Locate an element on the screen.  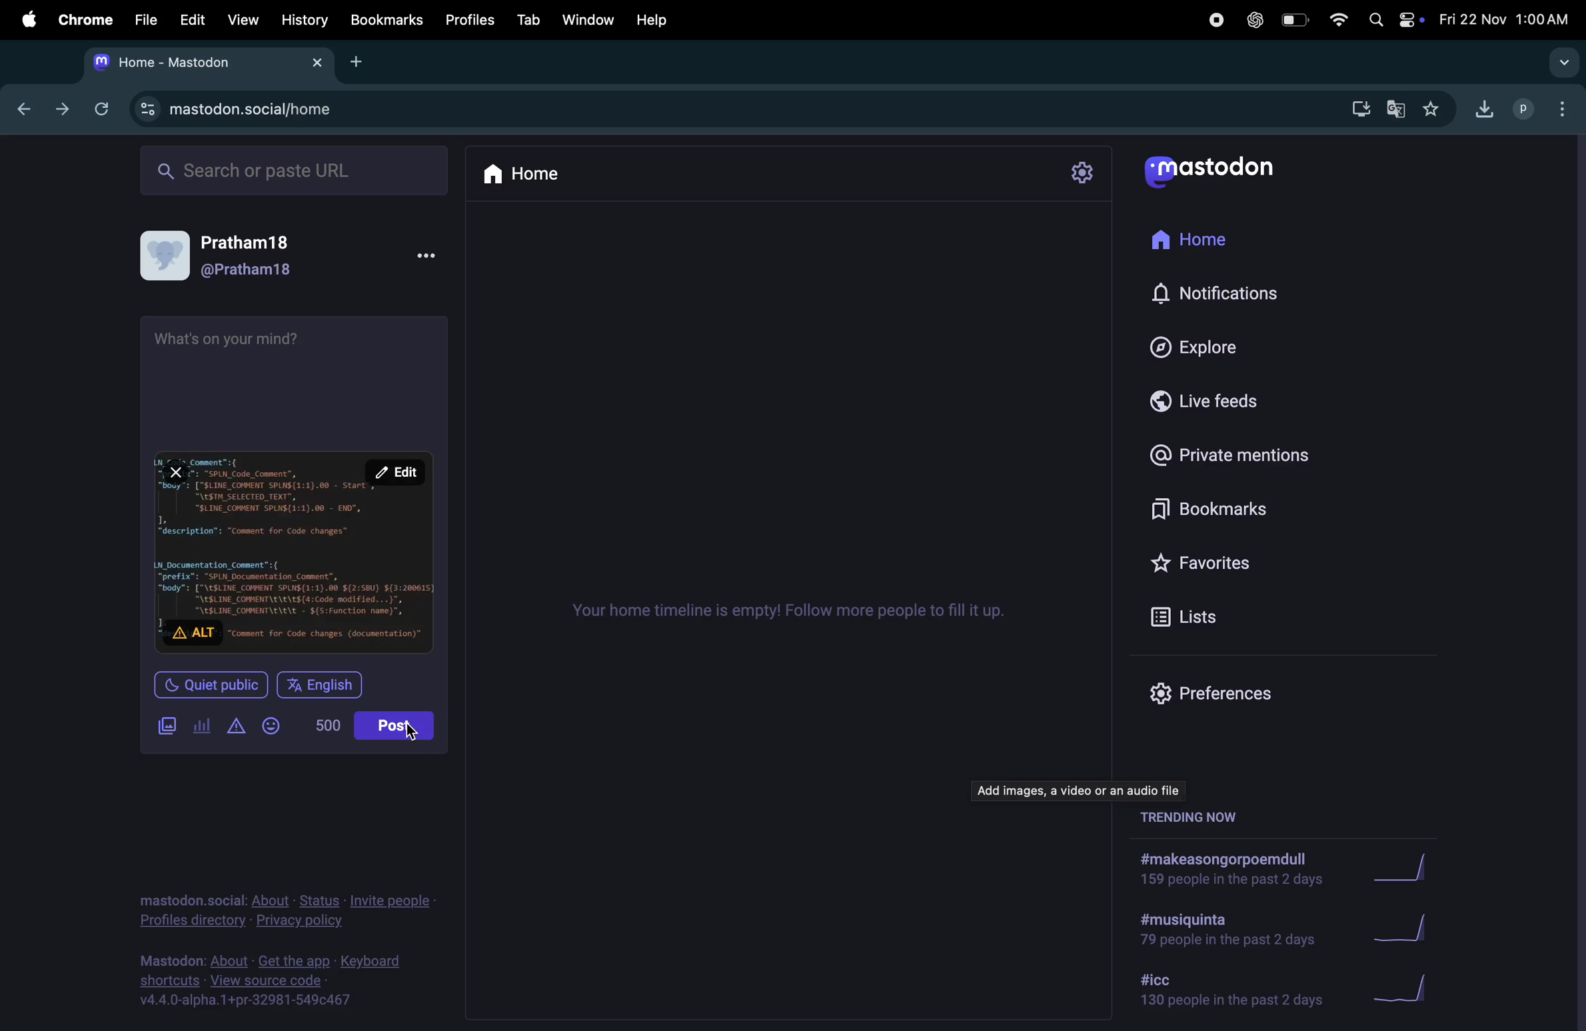
invite people is located at coordinates (390, 902).